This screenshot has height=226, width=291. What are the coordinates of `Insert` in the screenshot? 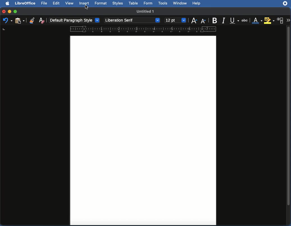 It's located at (84, 3).